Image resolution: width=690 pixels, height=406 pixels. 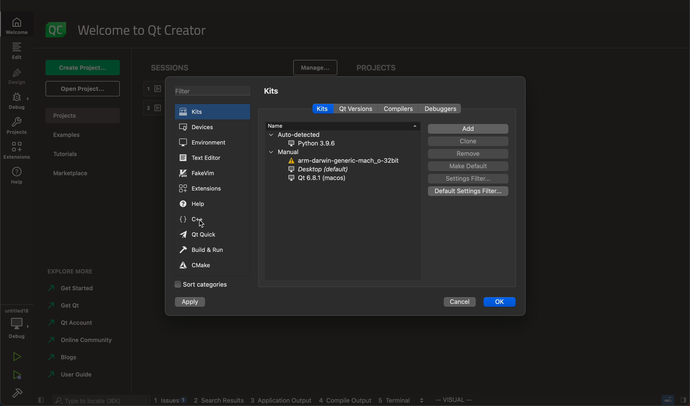 I want to click on default, so click(x=325, y=170).